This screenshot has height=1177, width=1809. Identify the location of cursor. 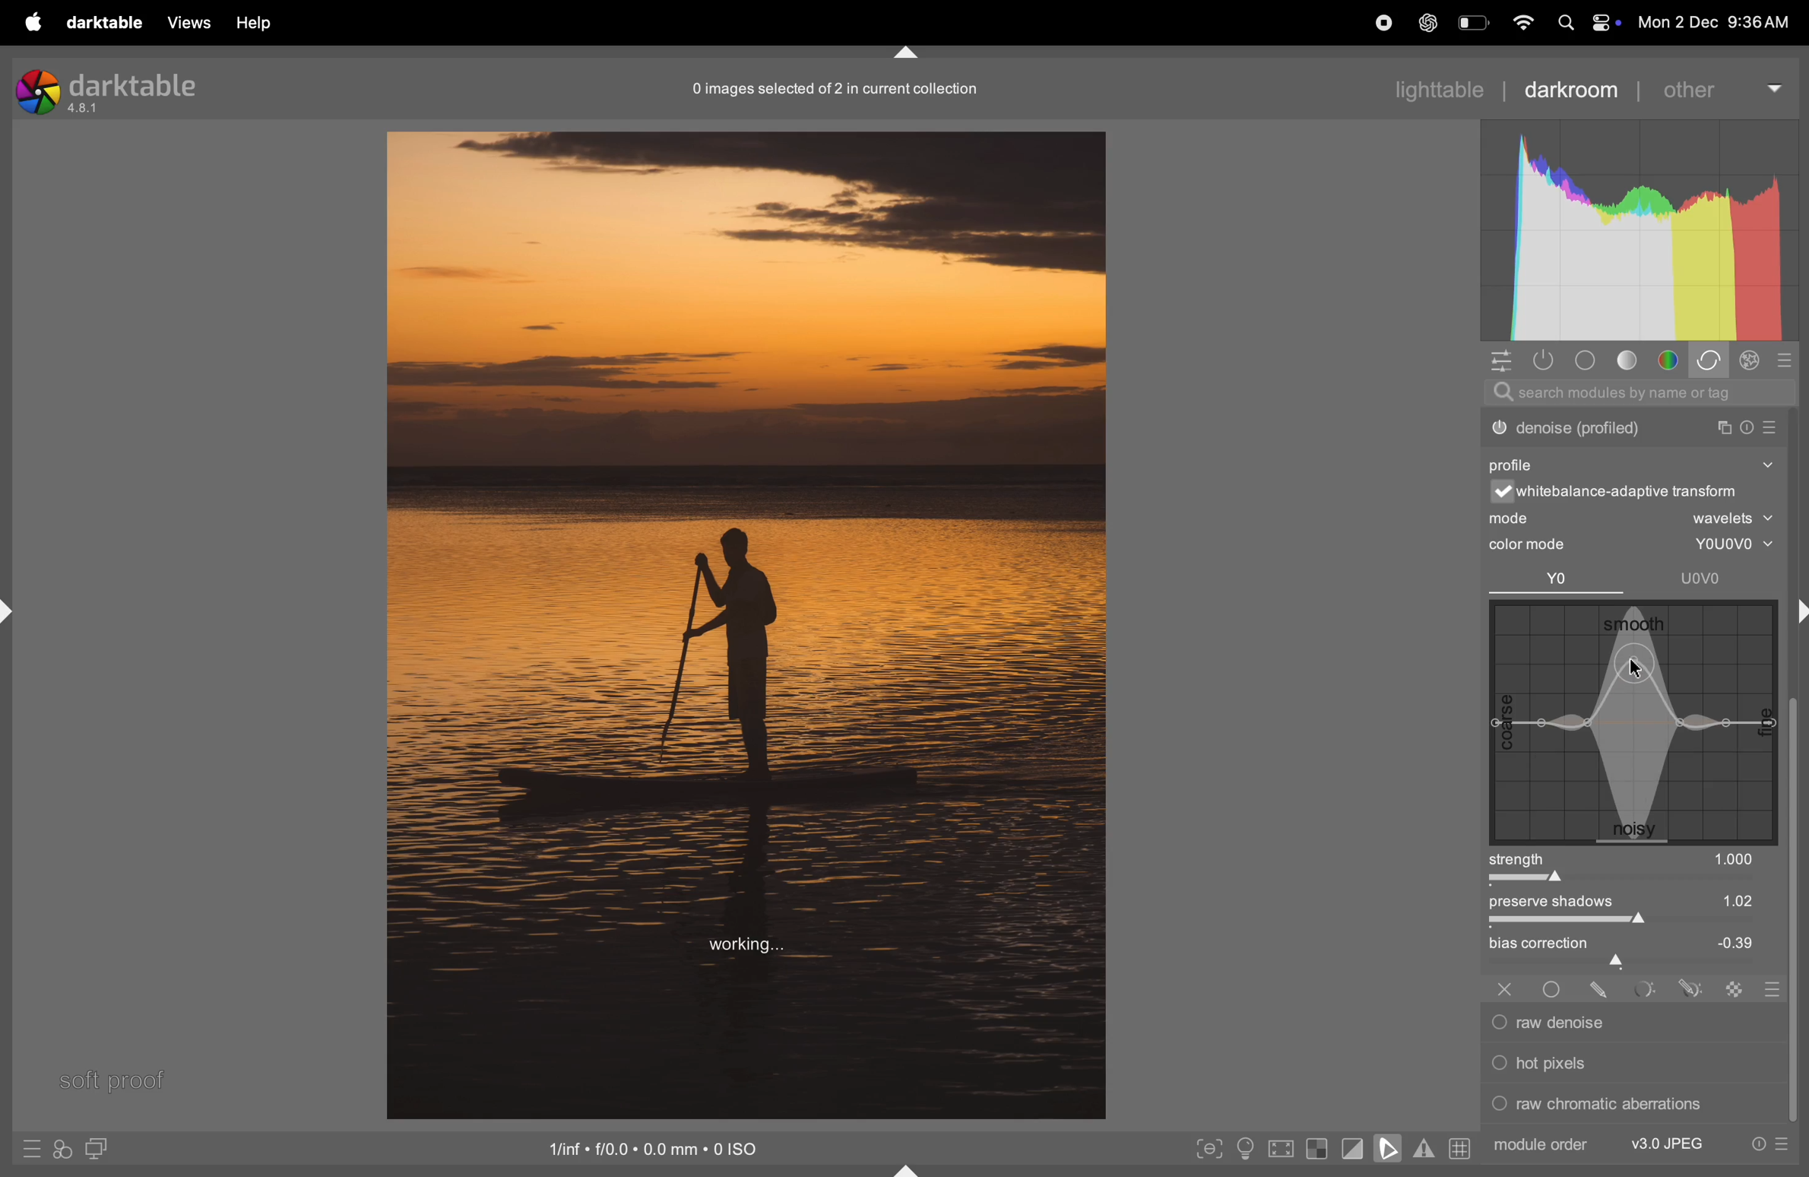
(1643, 668).